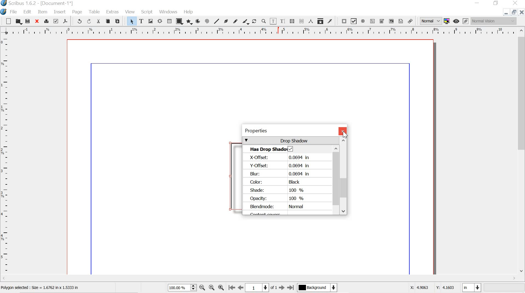 The width and height of the screenshot is (525, 293). Describe the element at coordinates (330, 21) in the screenshot. I see `eye dropper` at that location.